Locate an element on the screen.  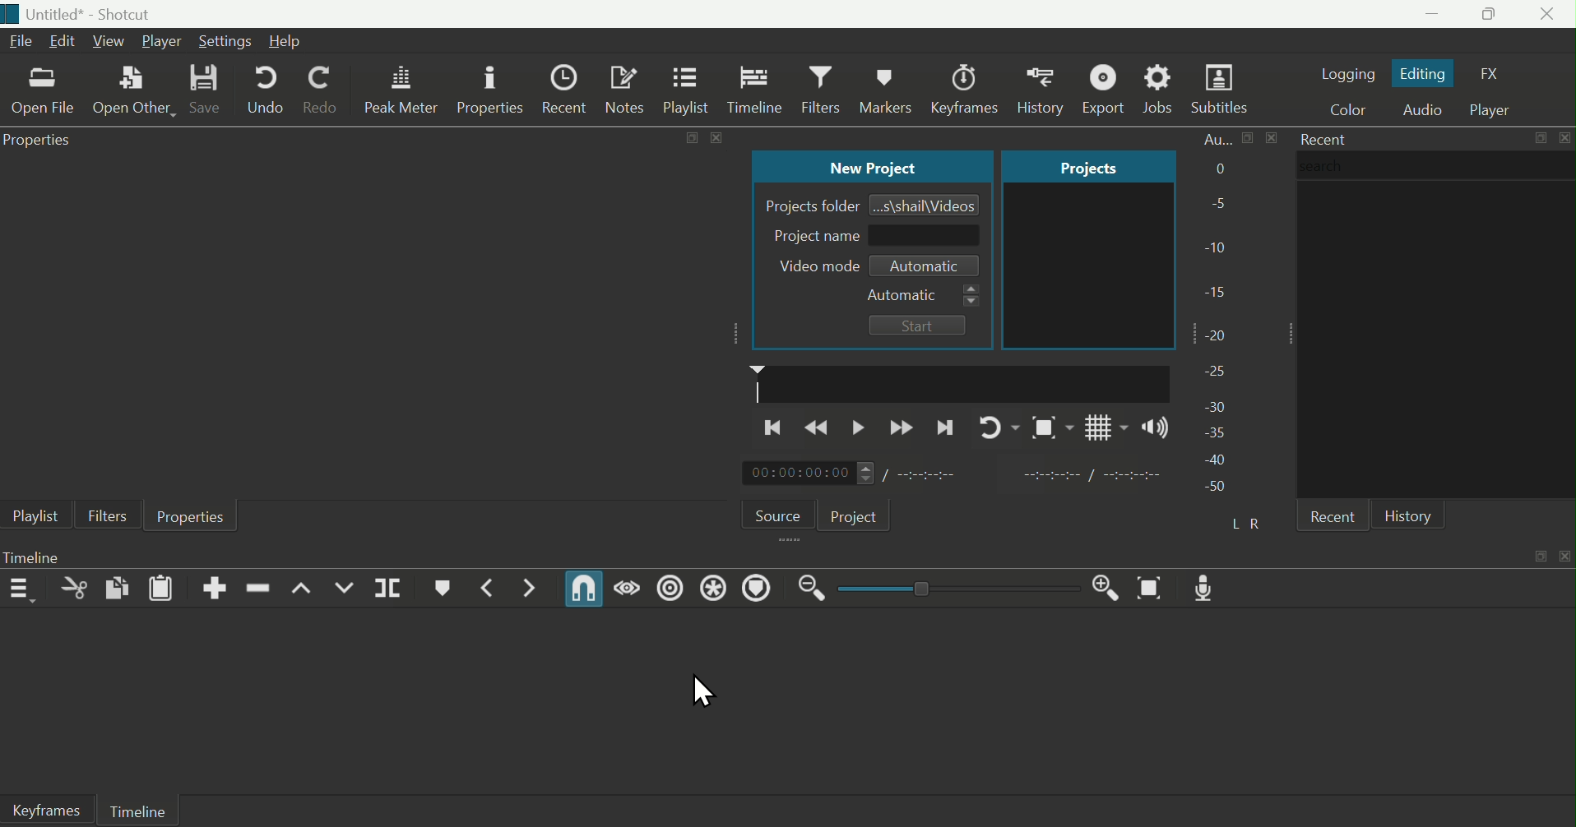
L R is located at coordinates (1251, 524).